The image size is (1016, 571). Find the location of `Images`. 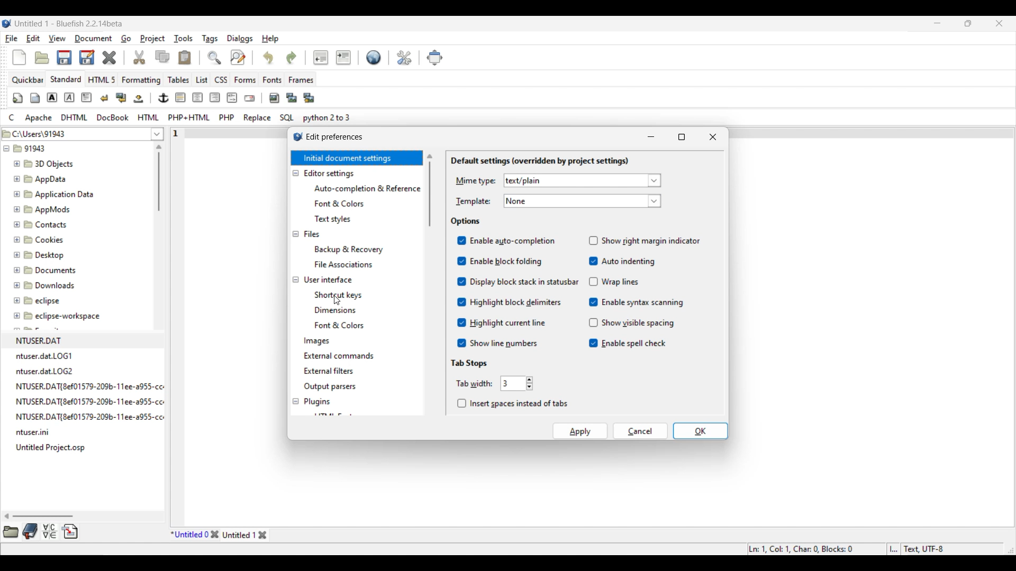

Images is located at coordinates (317, 342).